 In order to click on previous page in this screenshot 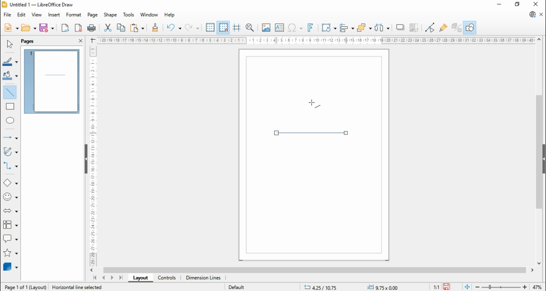, I will do `click(103, 278)`.